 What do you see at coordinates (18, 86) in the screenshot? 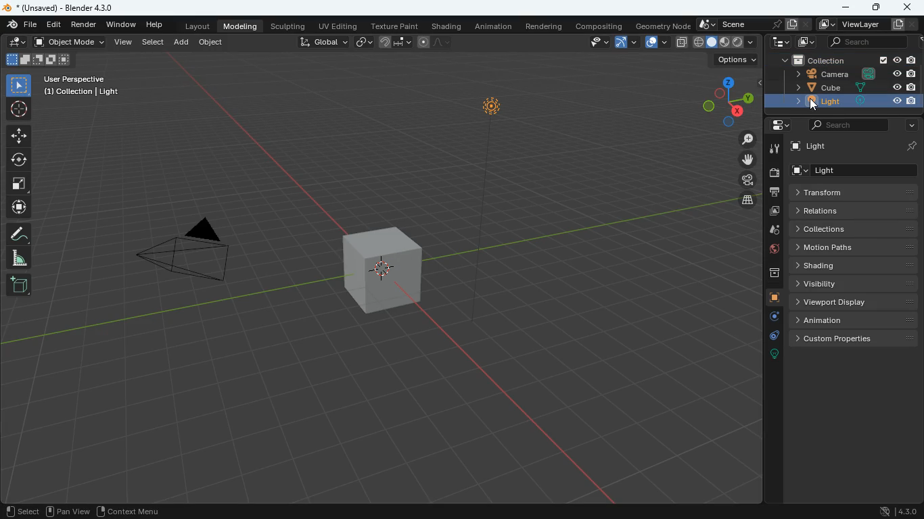
I see `select` at bounding box center [18, 86].